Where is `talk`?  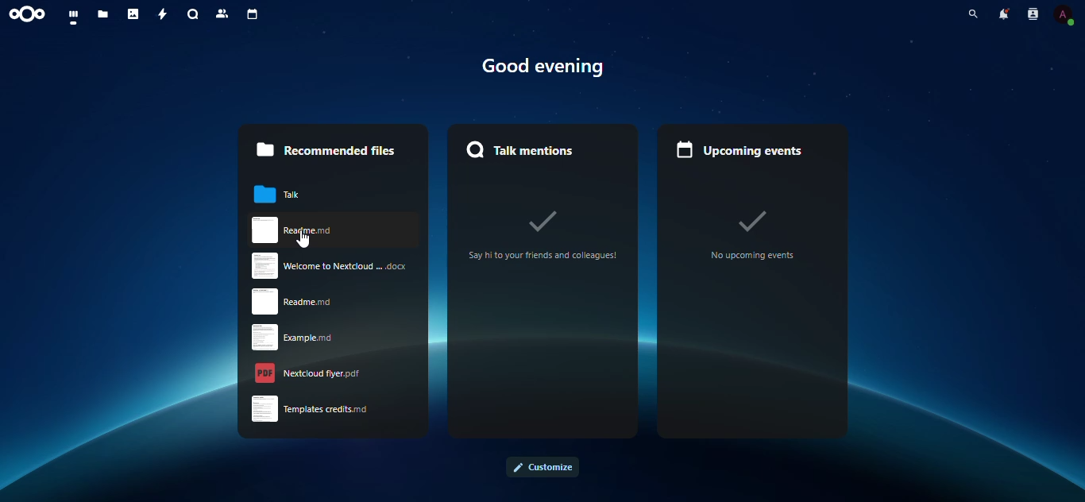 talk is located at coordinates (193, 14).